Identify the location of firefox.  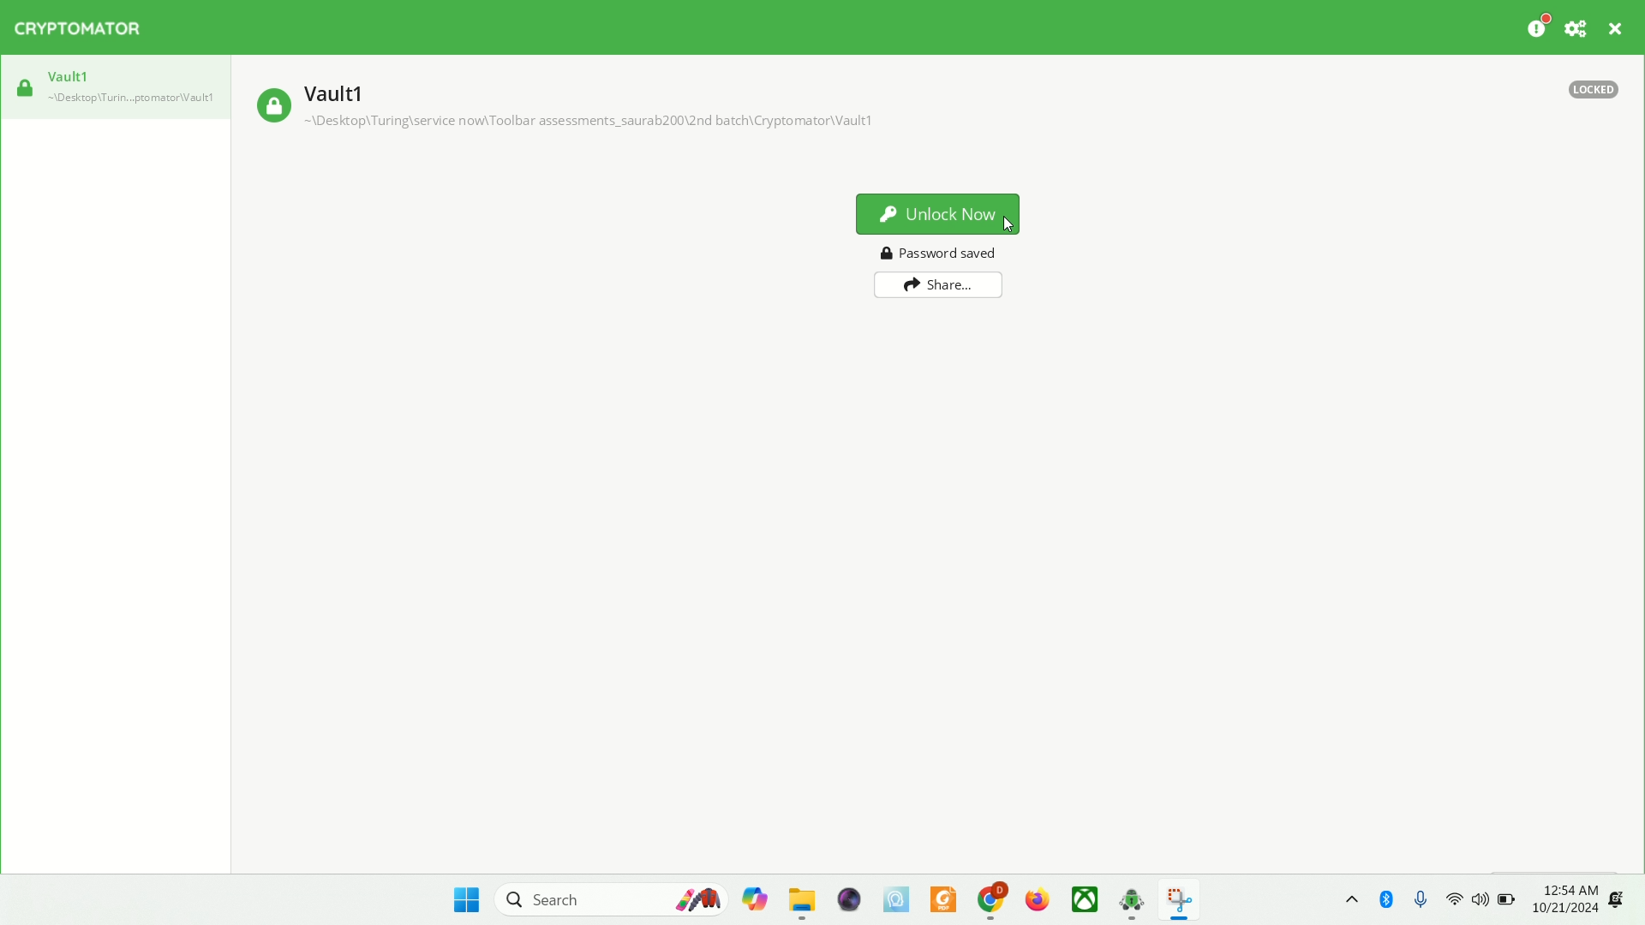
(1038, 899).